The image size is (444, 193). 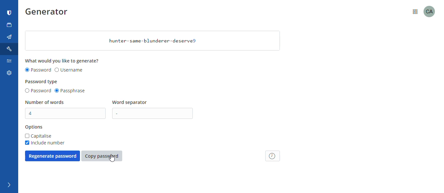 What do you see at coordinates (71, 91) in the screenshot?
I see `passphrase radio button` at bounding box center [71, 91].